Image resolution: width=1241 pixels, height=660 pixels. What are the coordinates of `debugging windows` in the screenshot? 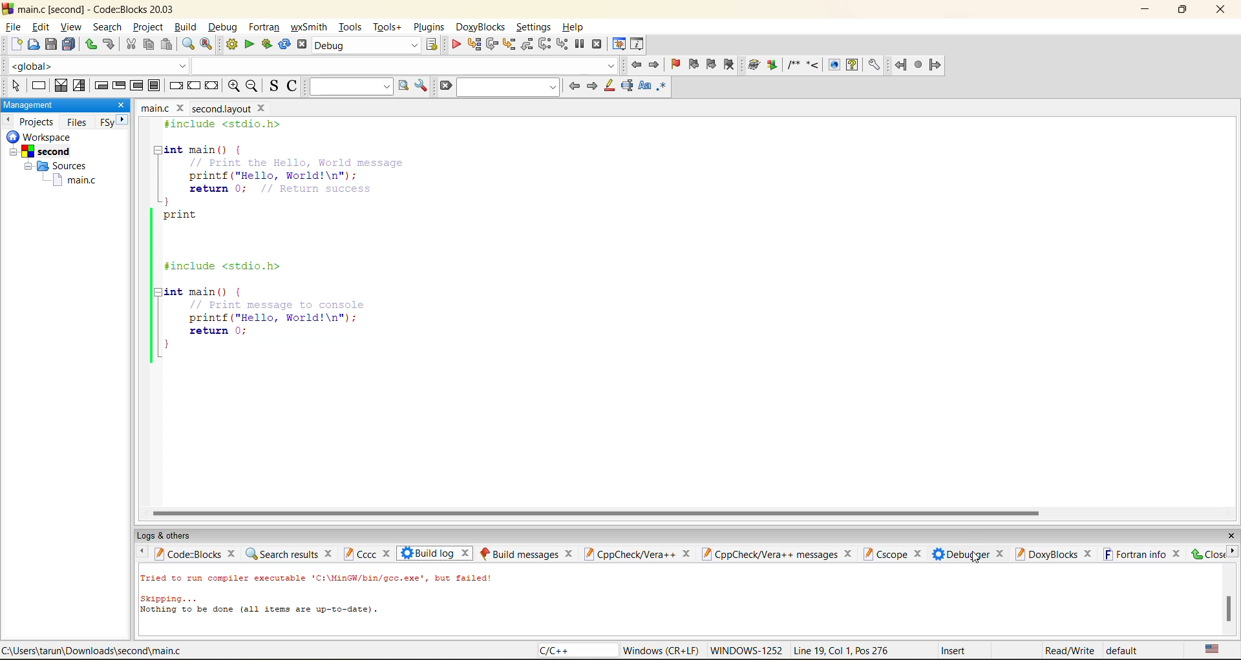 It's located at (620, 43).